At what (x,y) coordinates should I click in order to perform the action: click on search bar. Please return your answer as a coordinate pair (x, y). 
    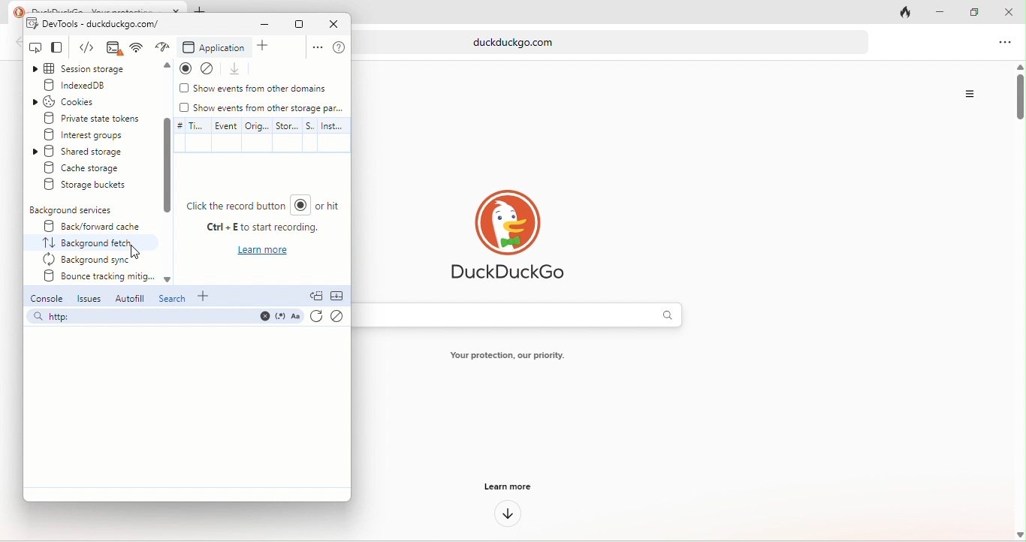
    Looking at the image, I should click on (526, 315).